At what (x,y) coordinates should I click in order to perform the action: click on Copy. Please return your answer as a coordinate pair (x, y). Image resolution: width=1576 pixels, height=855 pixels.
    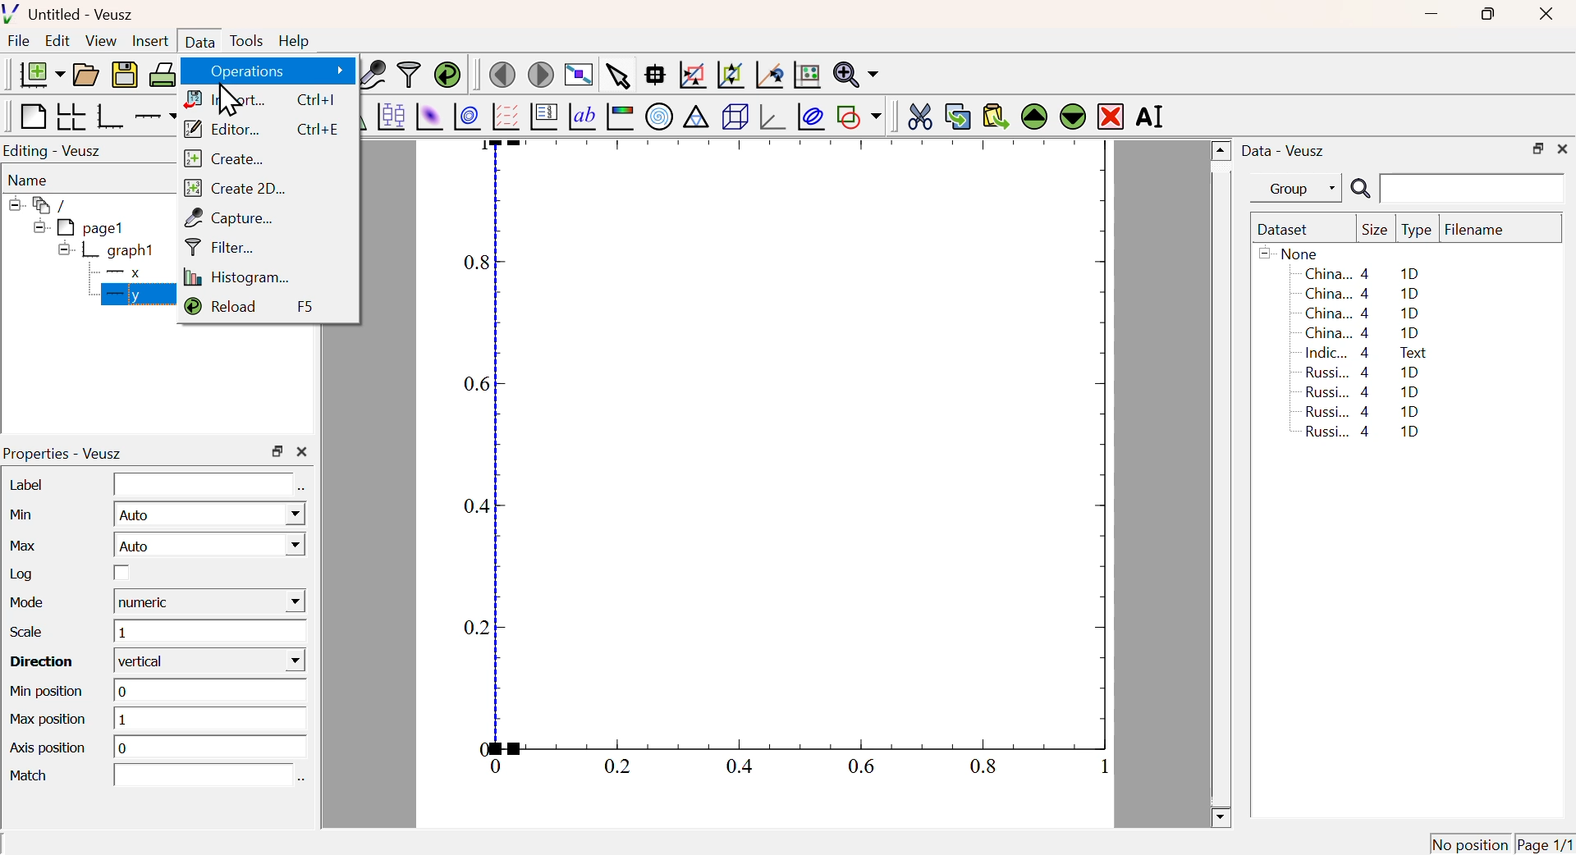
    Looking at the image, I should click on (957, 117).